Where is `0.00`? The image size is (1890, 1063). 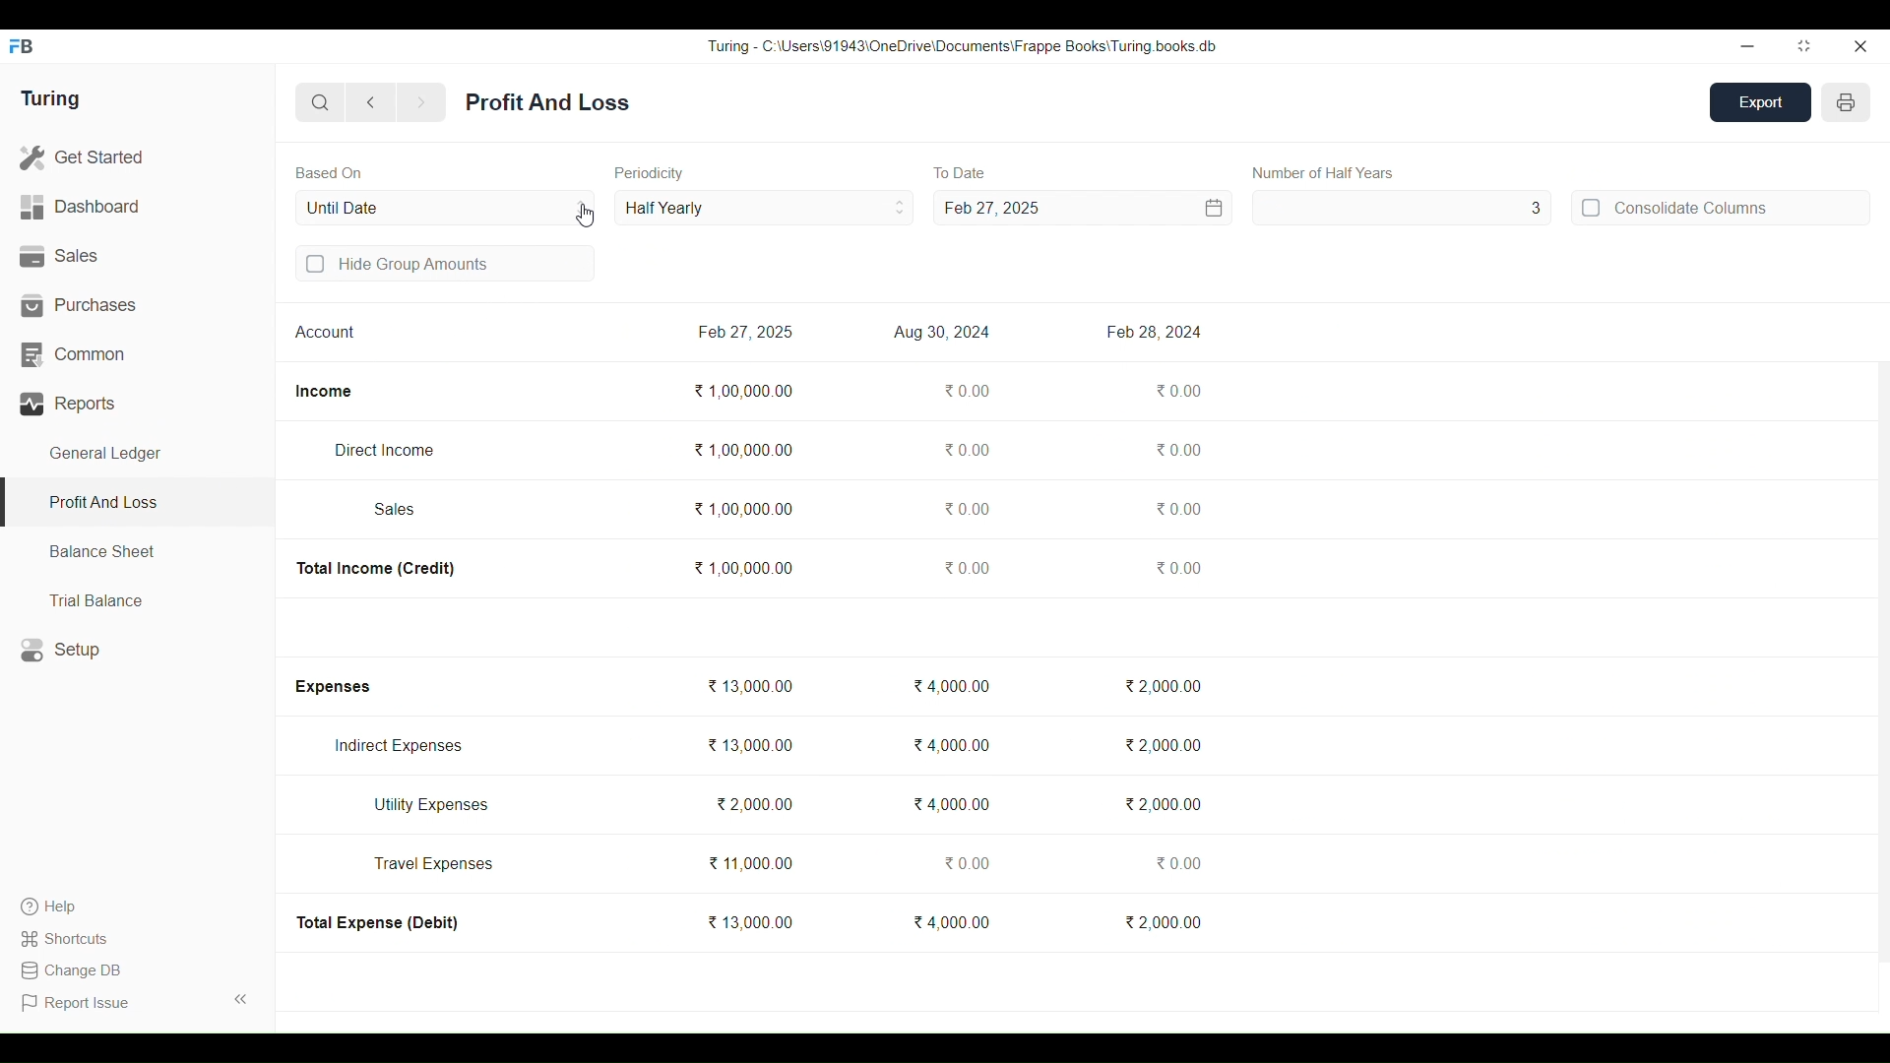
0.00 is located at coordinates (967, 567).